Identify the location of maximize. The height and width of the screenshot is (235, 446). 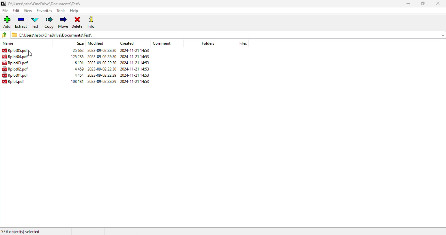
(422, 3).